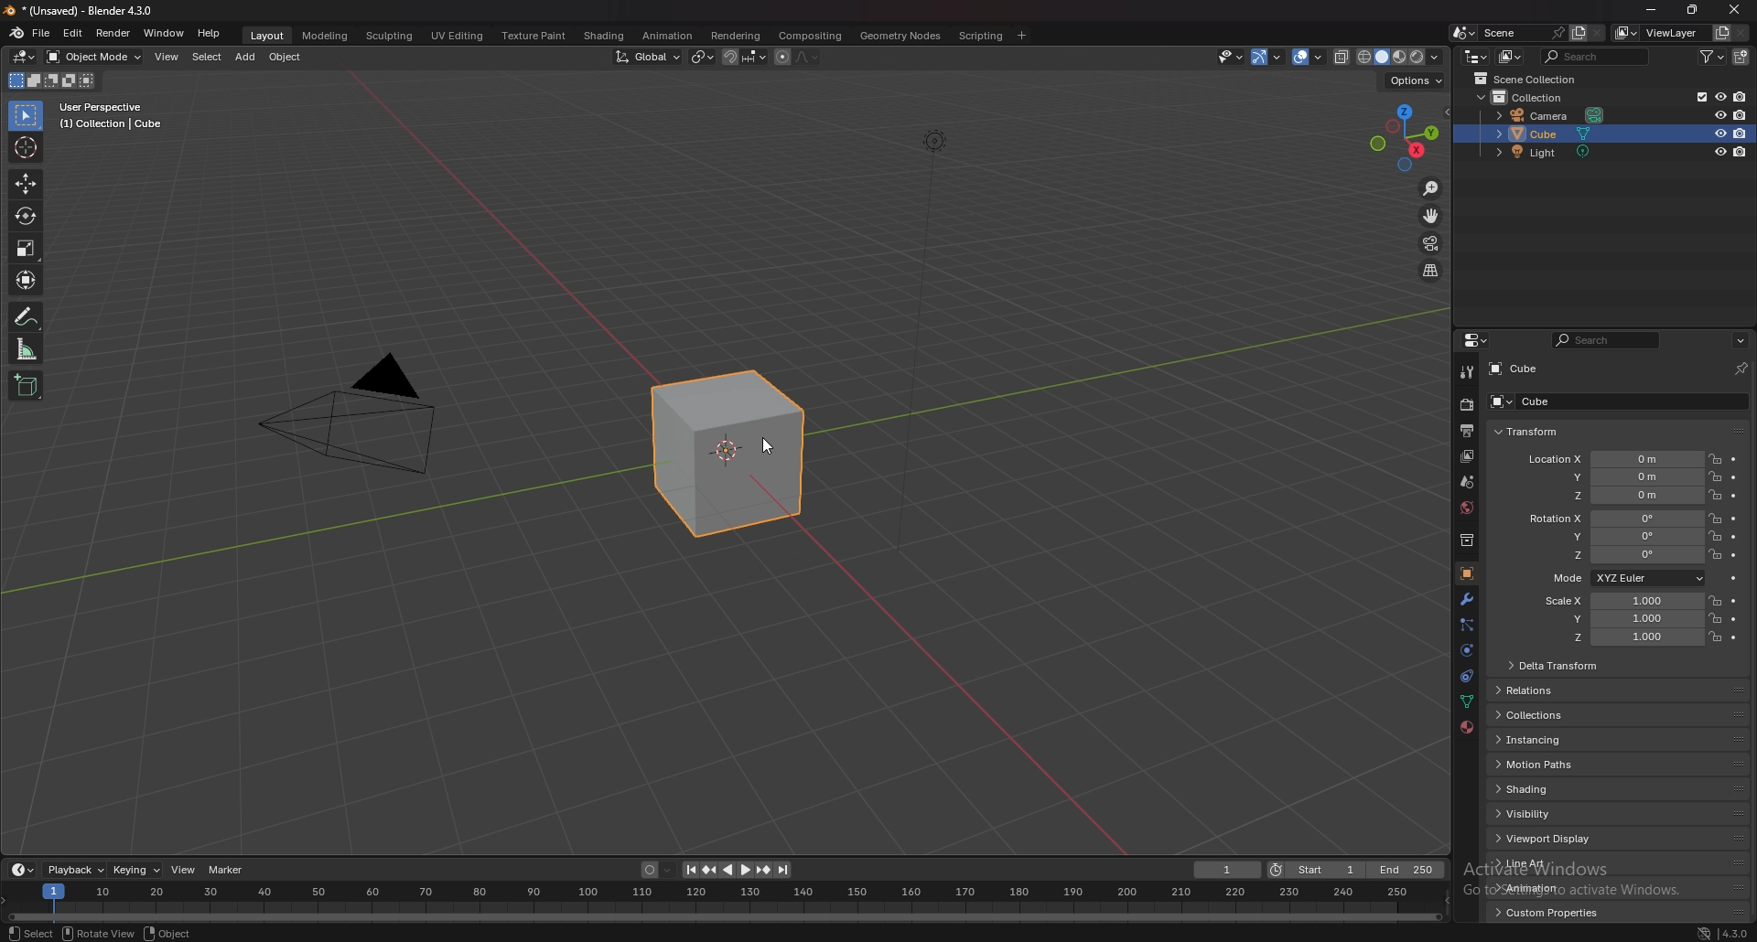 The height and width of the screenshot is (942, 1757). Describe the element at coordinates (1399, 57) in the screenshot. I see `viewport shading` at that location.